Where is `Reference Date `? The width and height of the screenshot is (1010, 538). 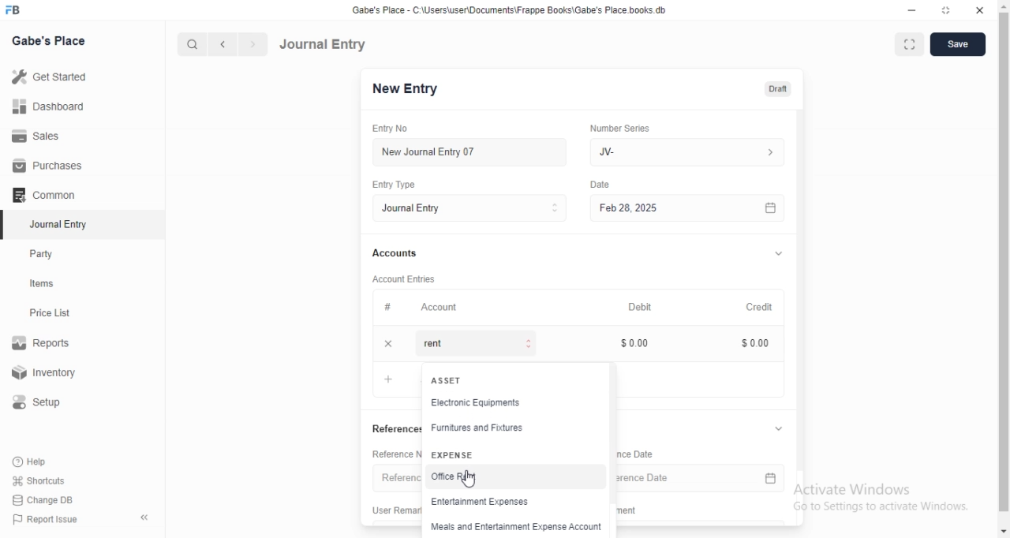 Reference Date  is located at coordinates (705, 477).